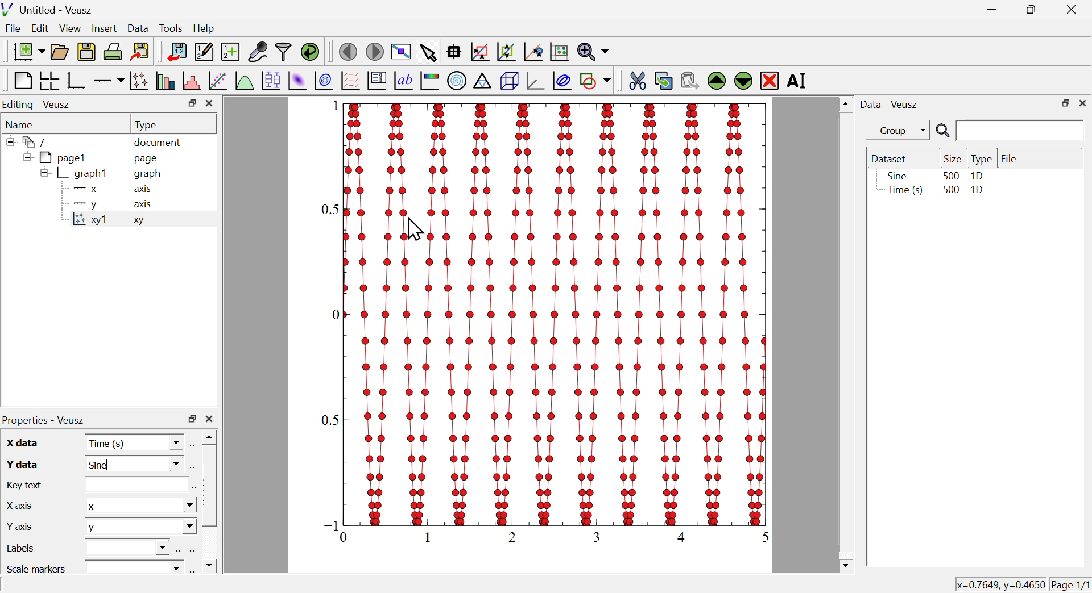 This screenshot has height=593, width=1092. I want to click on type, so click(982, 159).